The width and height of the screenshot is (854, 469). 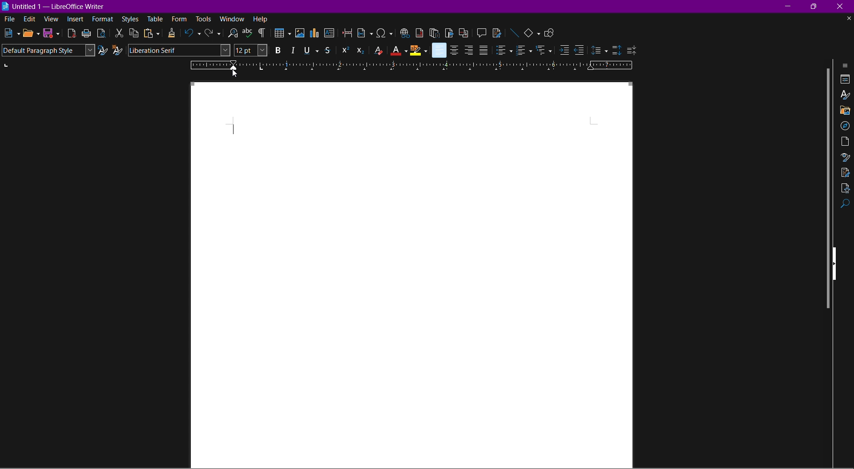 I want to click on table, so click(x=156, y=18).